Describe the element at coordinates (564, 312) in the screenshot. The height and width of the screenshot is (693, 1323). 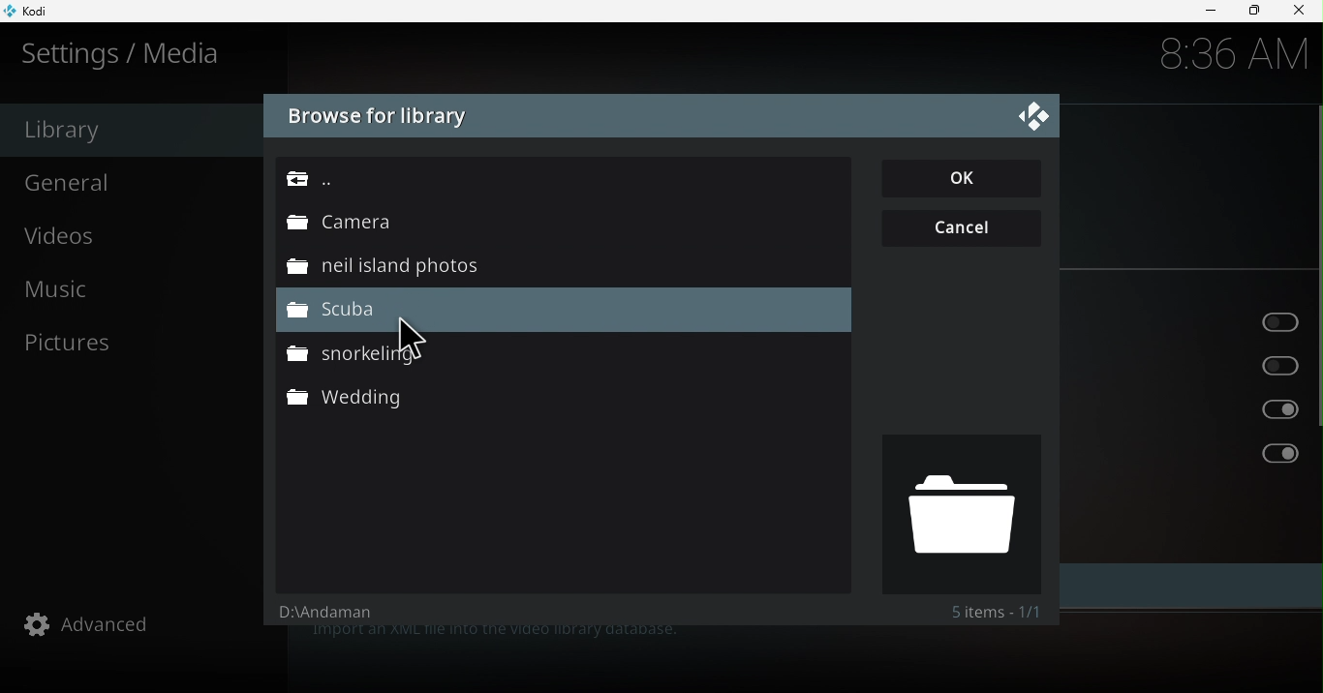
I see `Scuba` at that location.